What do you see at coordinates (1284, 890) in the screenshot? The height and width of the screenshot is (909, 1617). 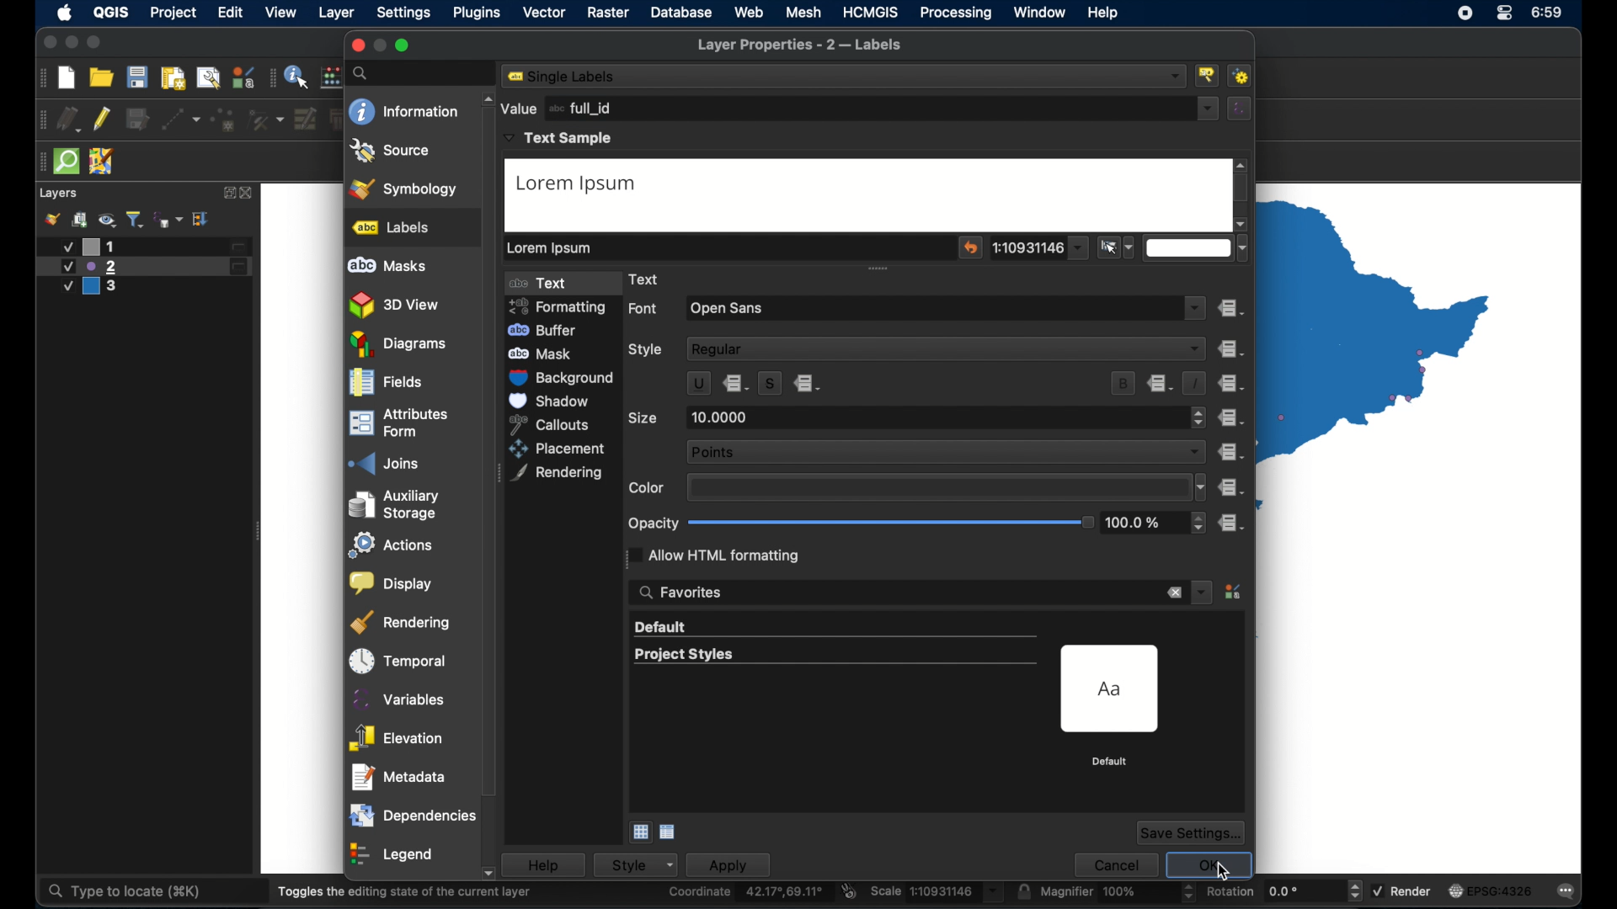 I see `rotation` at bounding box center [1284, 890].